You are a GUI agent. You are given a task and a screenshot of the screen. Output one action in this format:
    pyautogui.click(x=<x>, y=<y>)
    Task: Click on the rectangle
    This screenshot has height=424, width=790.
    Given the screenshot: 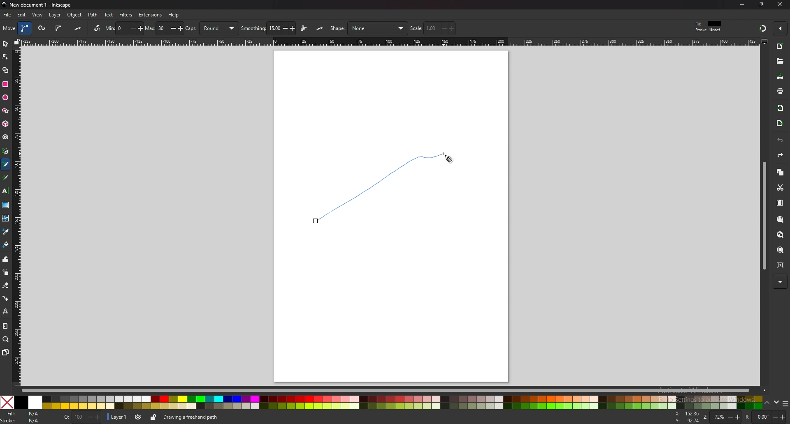 What is the action you would take?
    pyautogui.click(x=5, y=84)
    